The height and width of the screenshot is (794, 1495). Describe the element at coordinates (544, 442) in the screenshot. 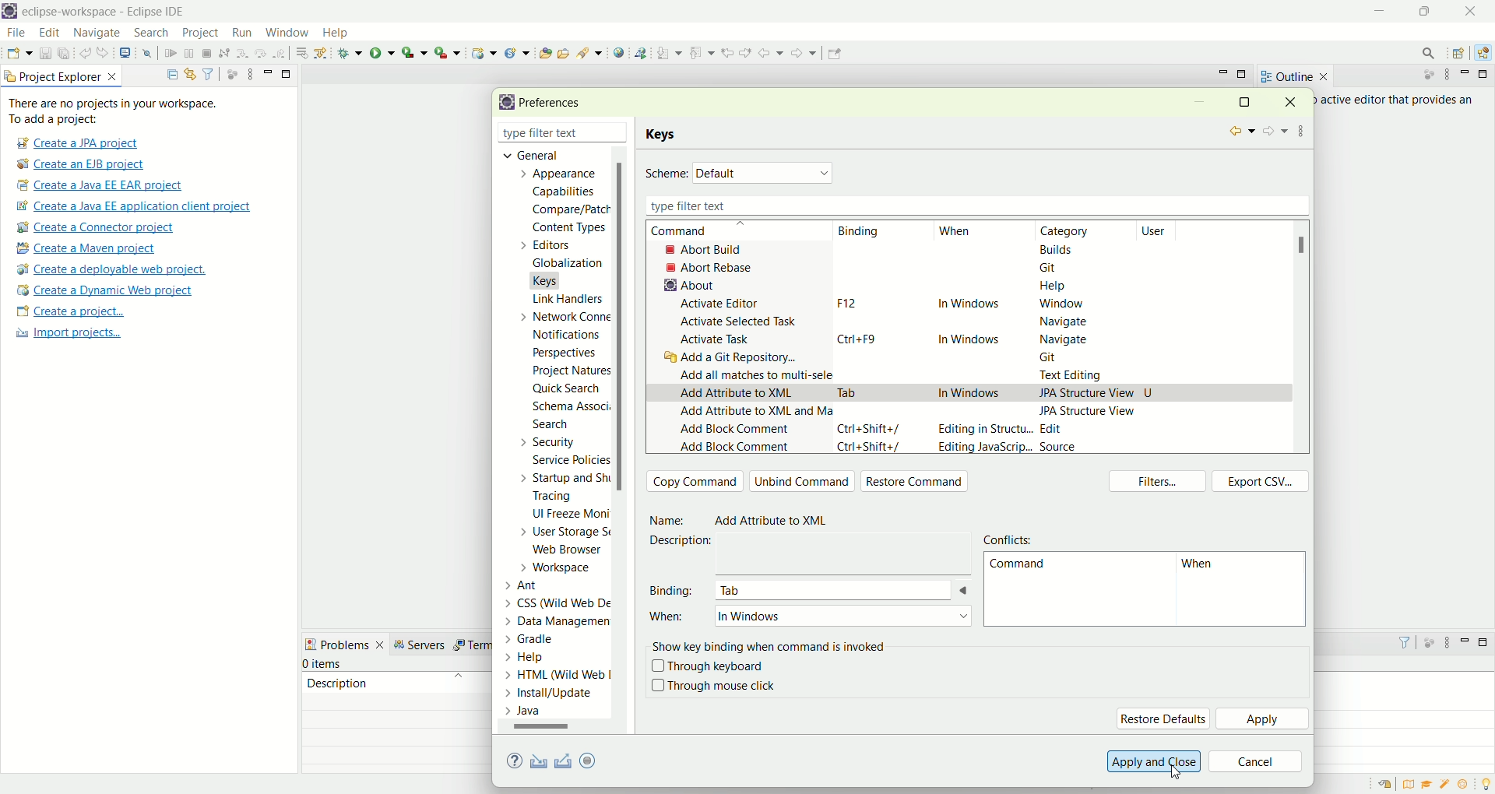

I see `security` at that location.